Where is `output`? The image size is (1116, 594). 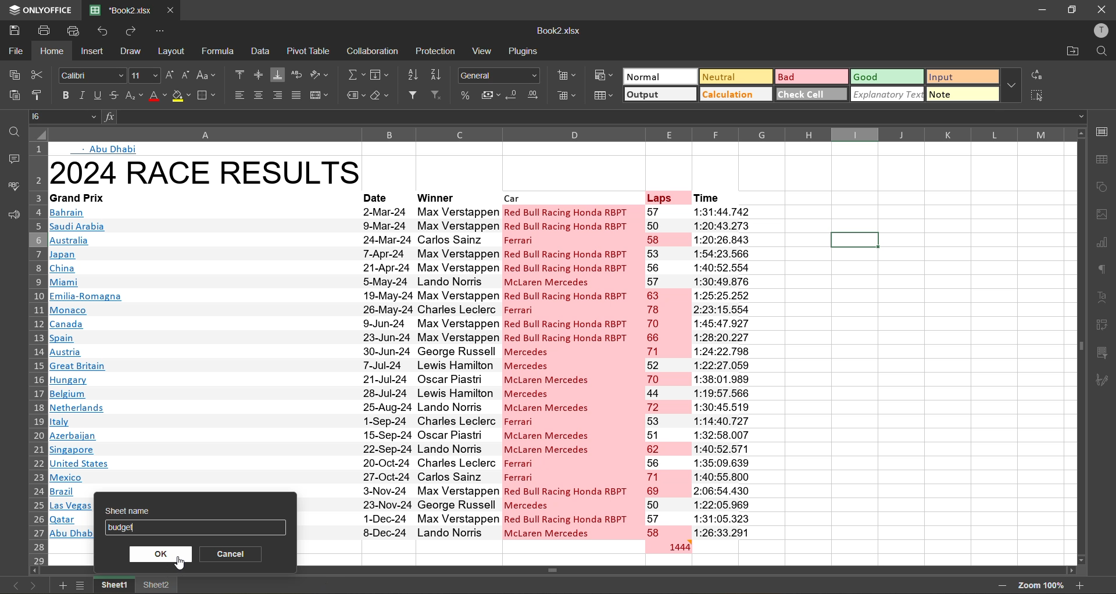
output is located at coordinates (657, 95).